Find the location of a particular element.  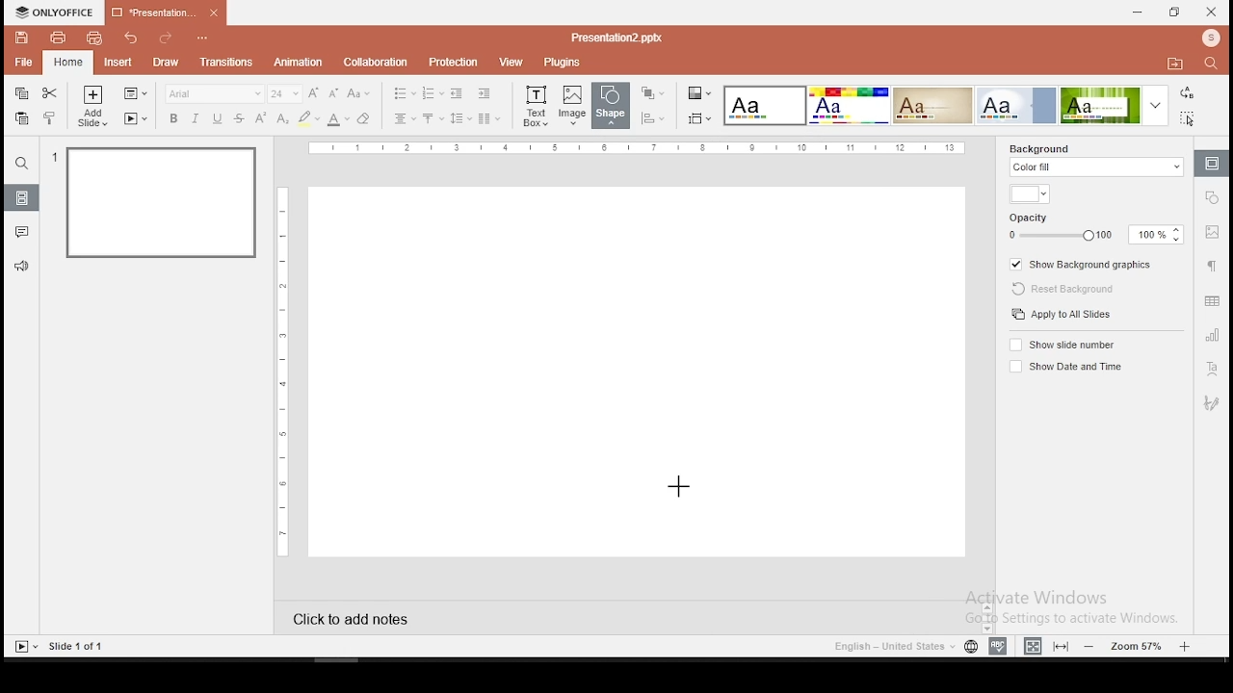

font is located at coordinates (214, 93).